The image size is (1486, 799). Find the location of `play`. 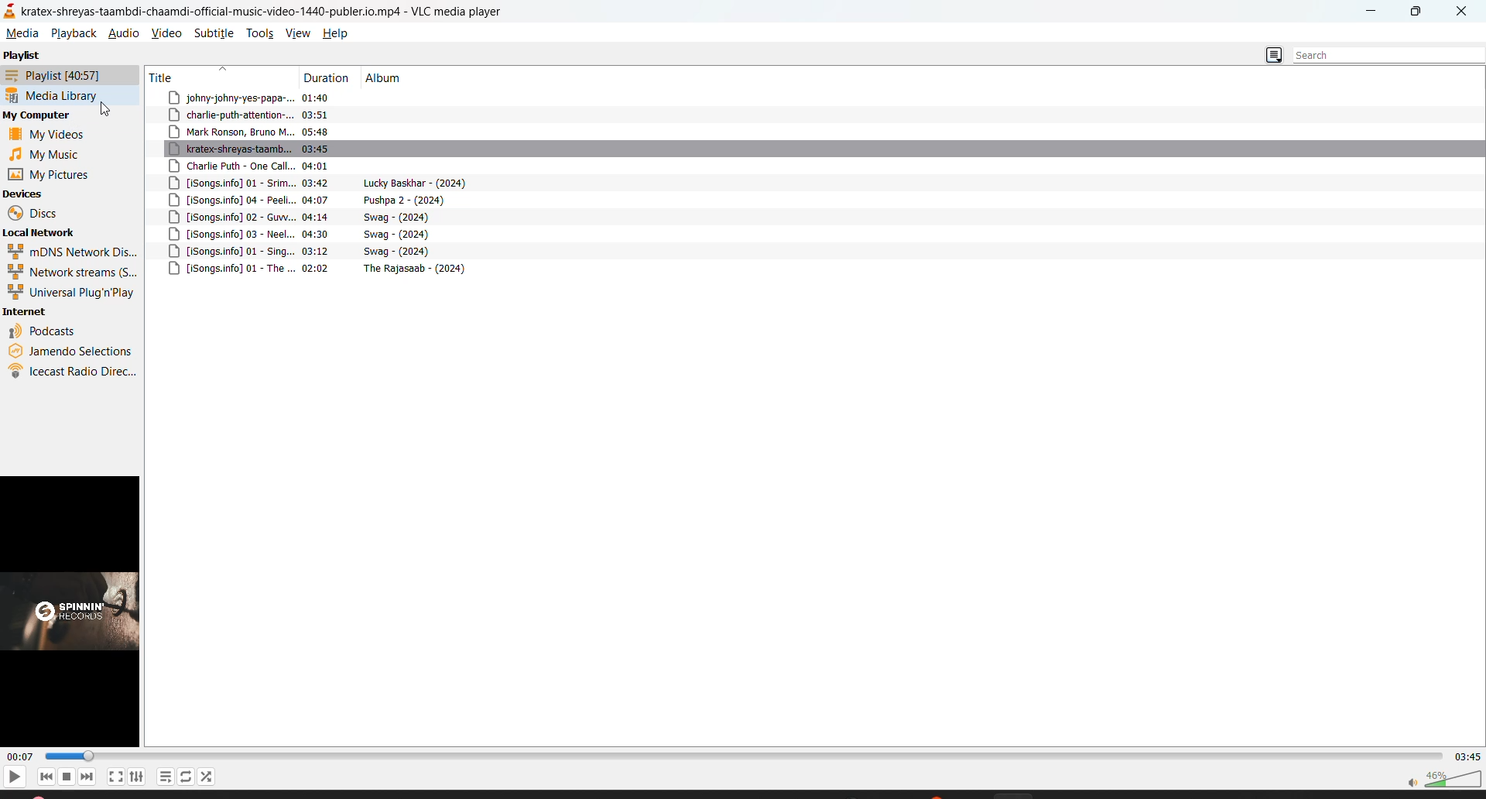

play is located at coordinates (13, 777).